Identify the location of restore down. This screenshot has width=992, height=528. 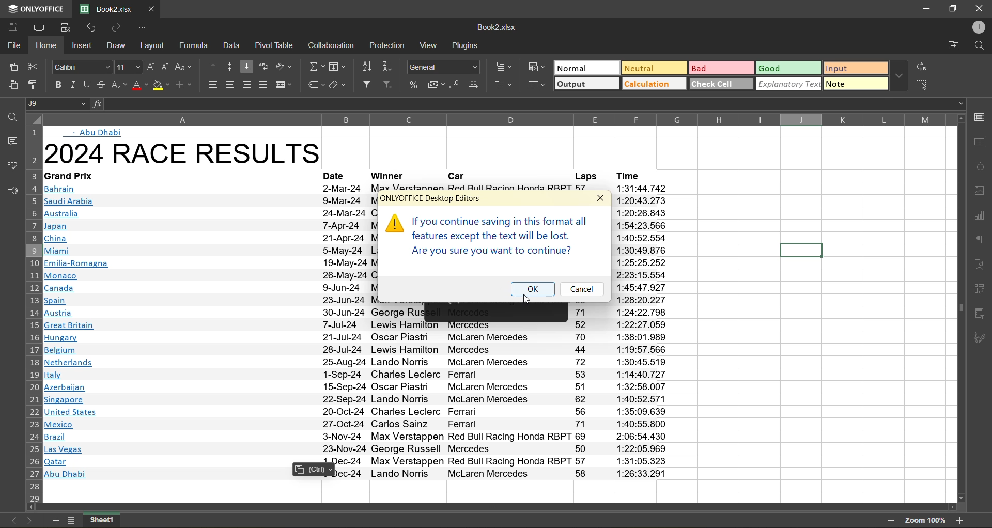
(952, 9).